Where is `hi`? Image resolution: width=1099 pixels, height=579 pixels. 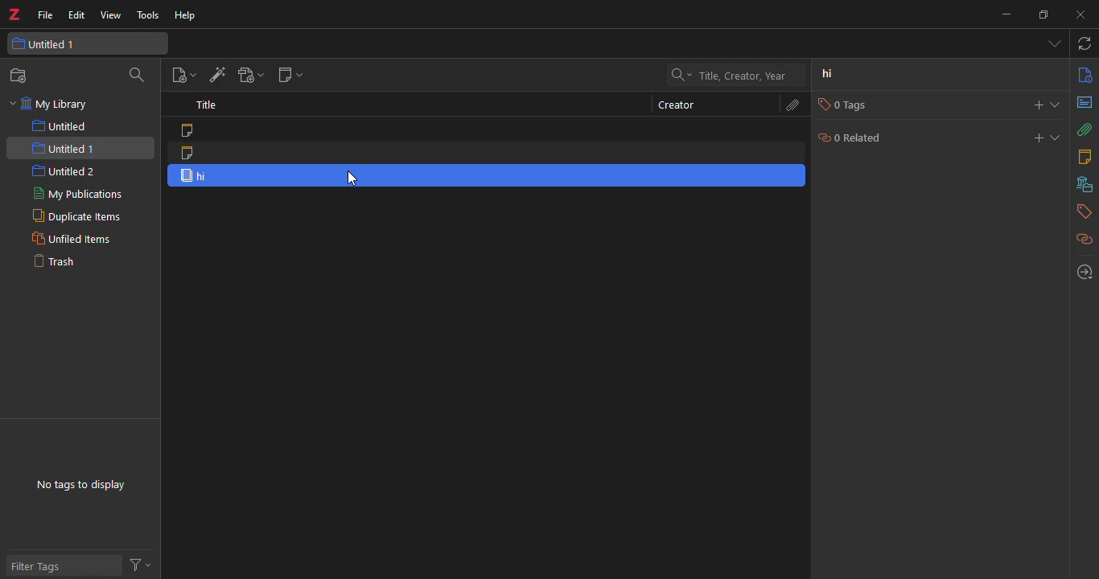 hi is located at coordinates (842, 75).